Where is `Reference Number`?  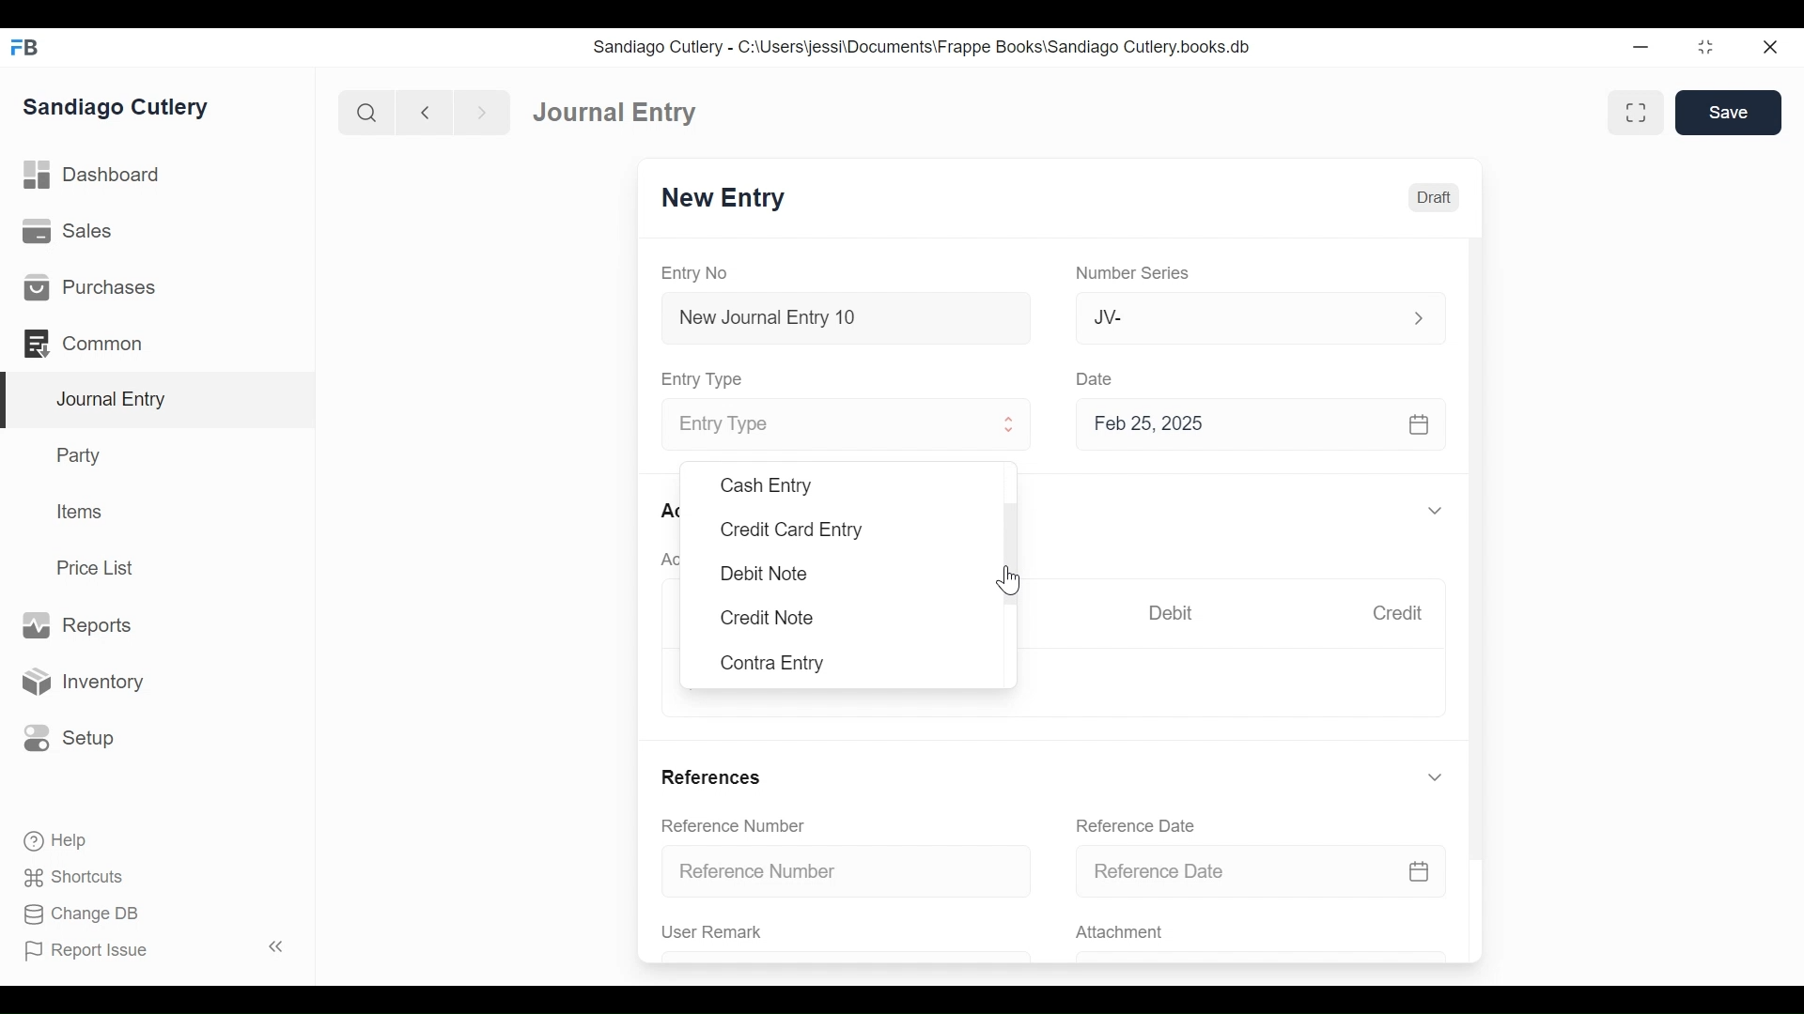
Reference Number is located at coordinates (737, 827).